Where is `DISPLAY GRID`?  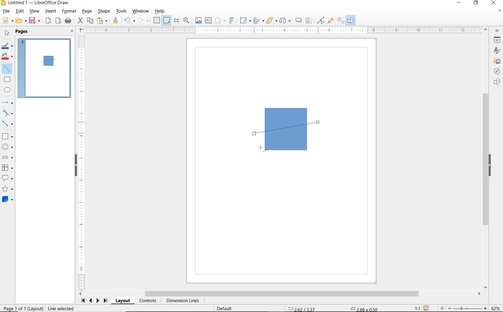
DISPLAY GRID is located at coordinates (157, 21).